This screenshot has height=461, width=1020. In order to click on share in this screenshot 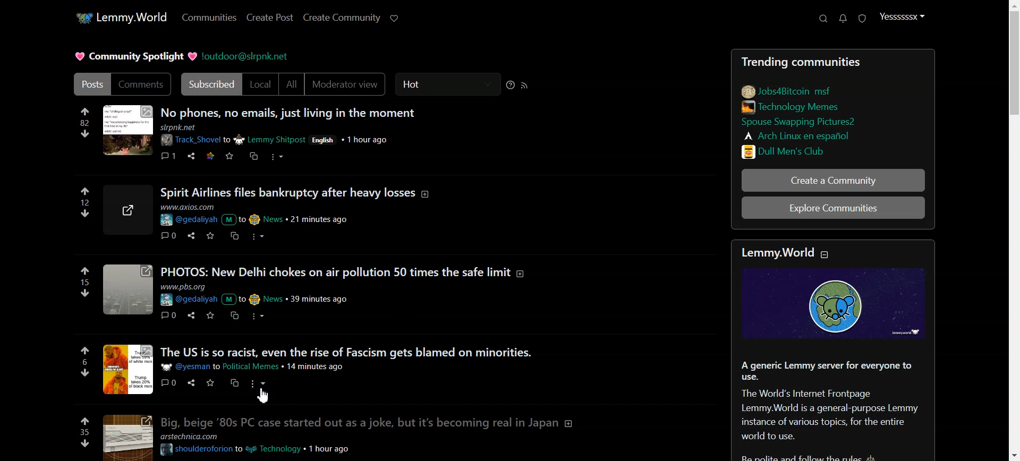, I will do `click(189, 235)`.